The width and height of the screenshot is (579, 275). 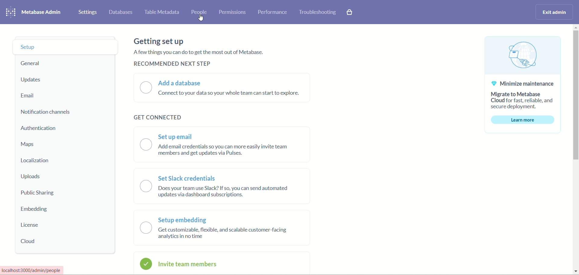 I want to click on get connected, so click(x=159, y=118).